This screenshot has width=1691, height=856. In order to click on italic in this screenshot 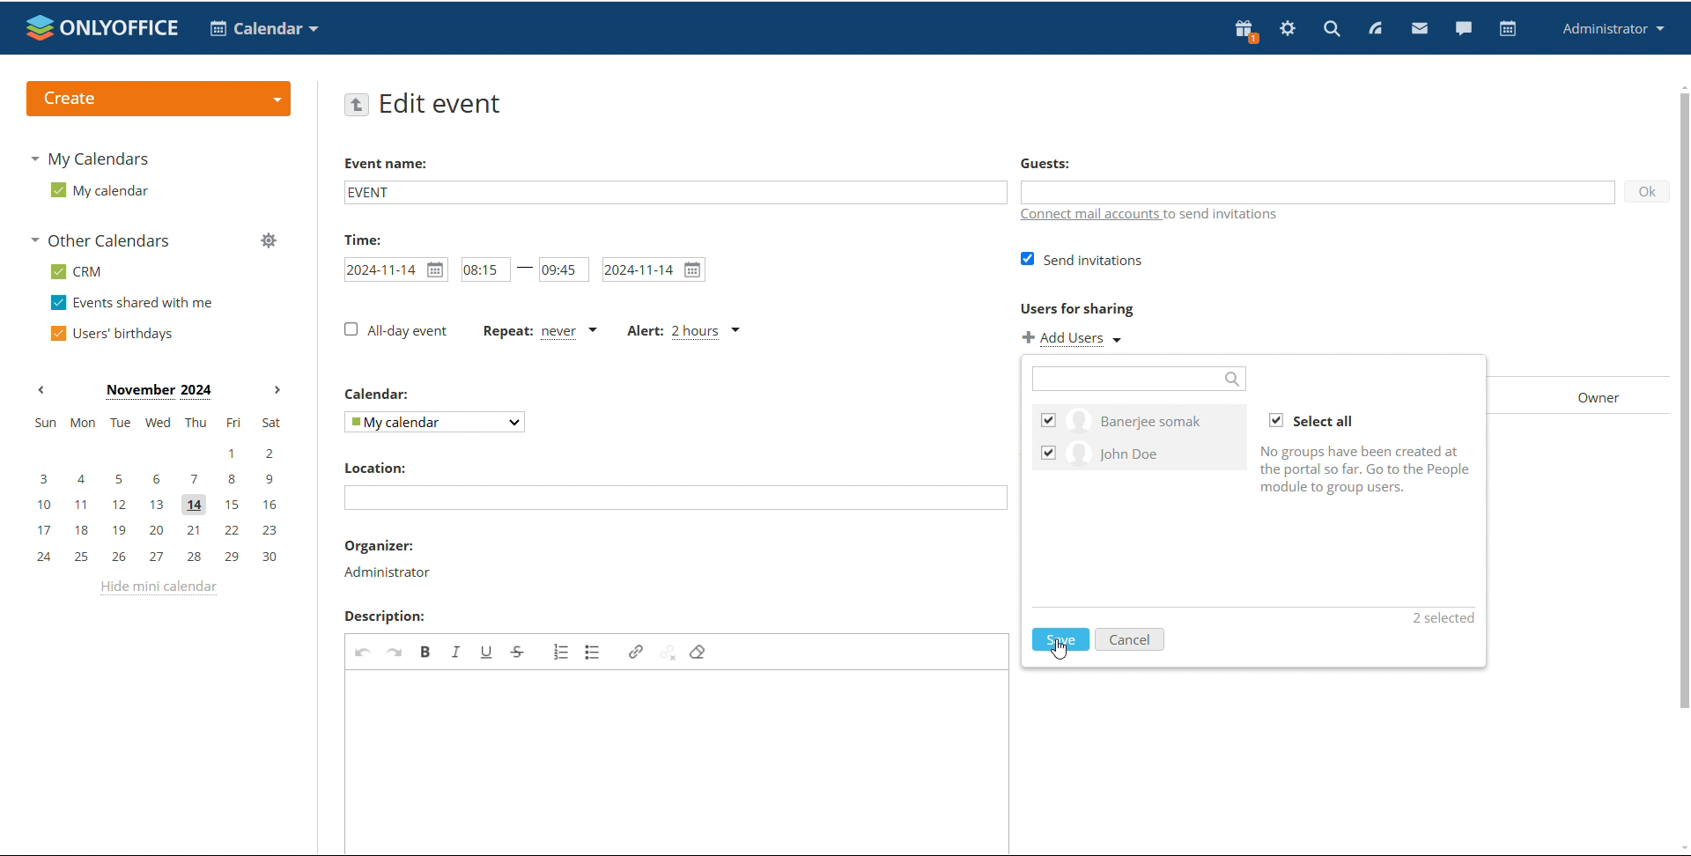, I will do `click(457, 651)`.